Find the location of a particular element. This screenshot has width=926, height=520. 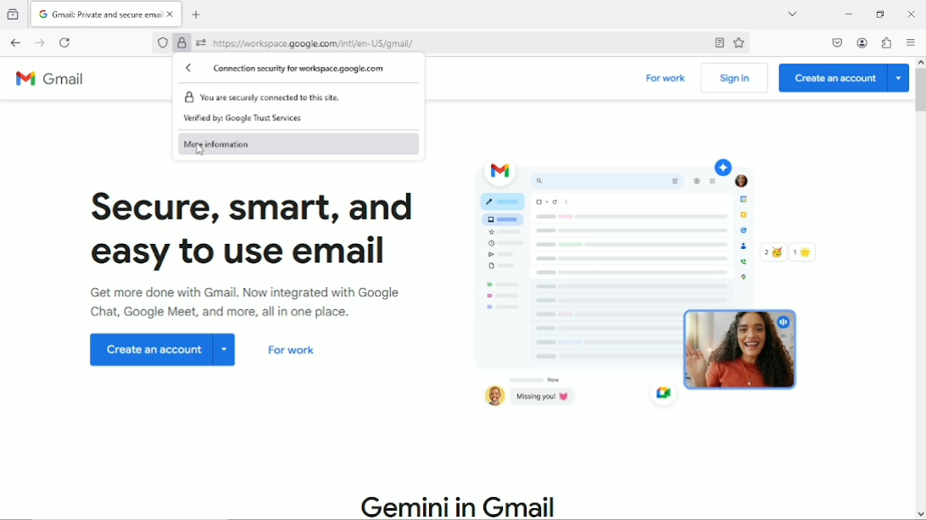

Bookmark this page is located at coordinates (739, 41).